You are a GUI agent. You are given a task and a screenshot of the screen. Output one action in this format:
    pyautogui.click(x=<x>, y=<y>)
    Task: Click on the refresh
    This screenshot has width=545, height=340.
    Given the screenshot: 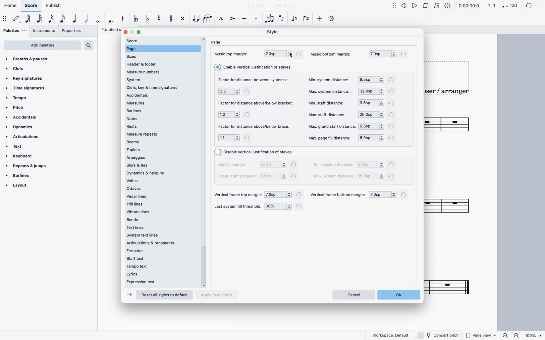 What is the action you would take?
    pyautogui.click(x=393, y=79)
    